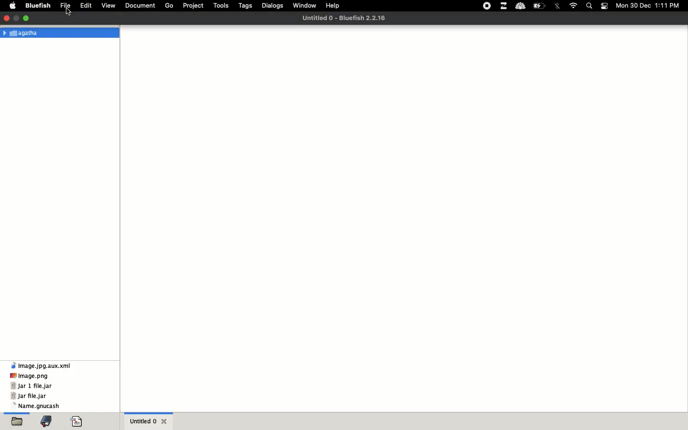 The image size is (688, 430). I want to click on bluefish, so click(38, 5).